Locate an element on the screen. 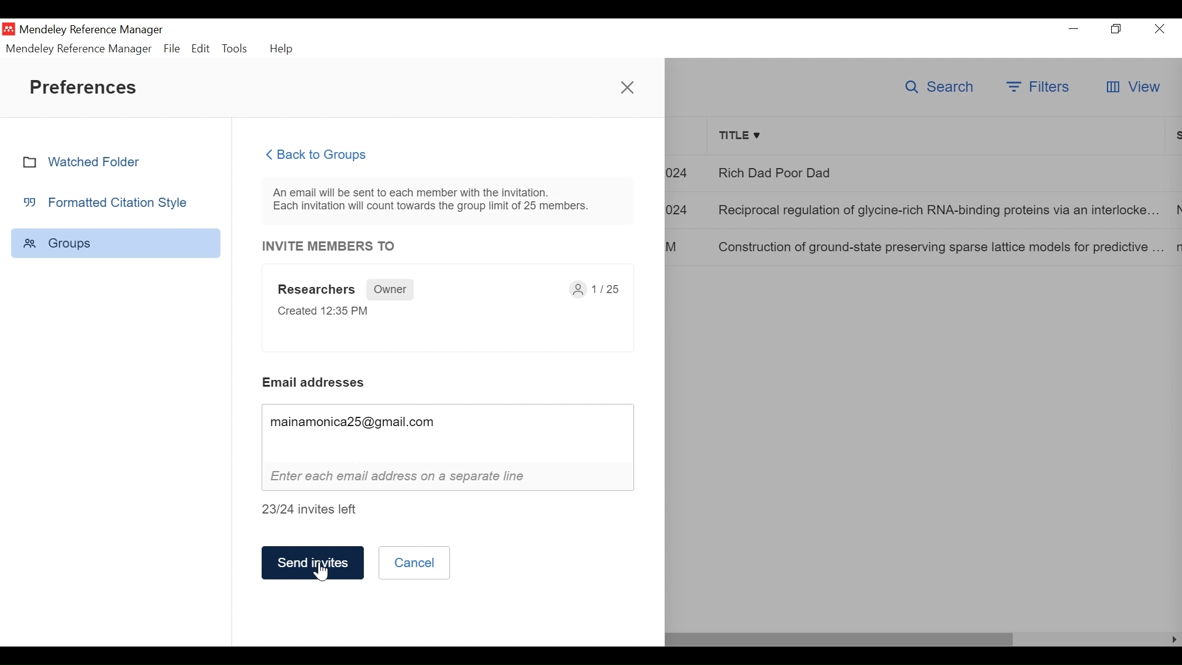 Image resolution: width=1182 pixels, height=665 pixels. Close is located at coordinates (1160, 28).